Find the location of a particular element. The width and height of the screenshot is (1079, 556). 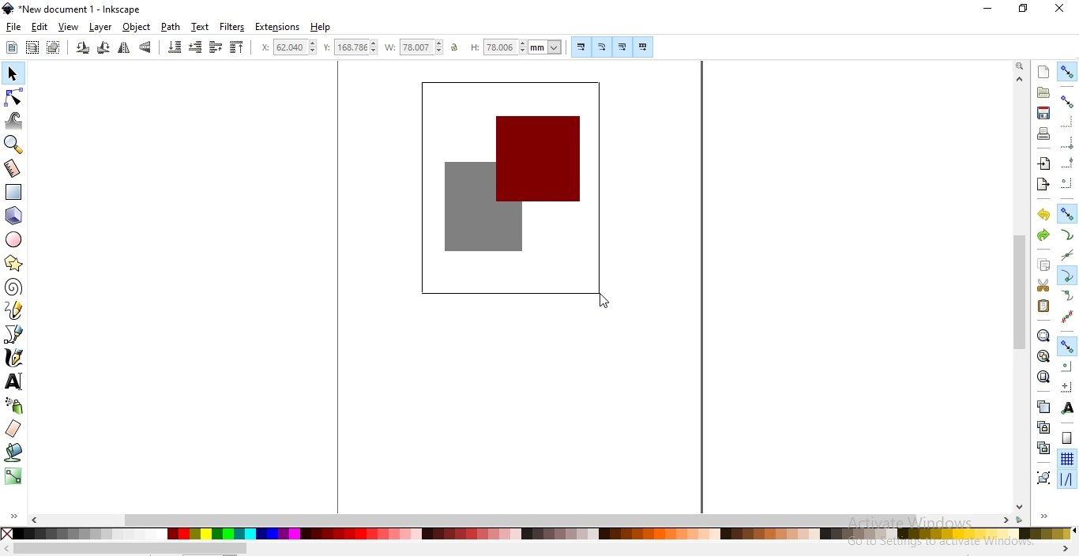

create and edit gradient lines is located at coordinates (12, 475).